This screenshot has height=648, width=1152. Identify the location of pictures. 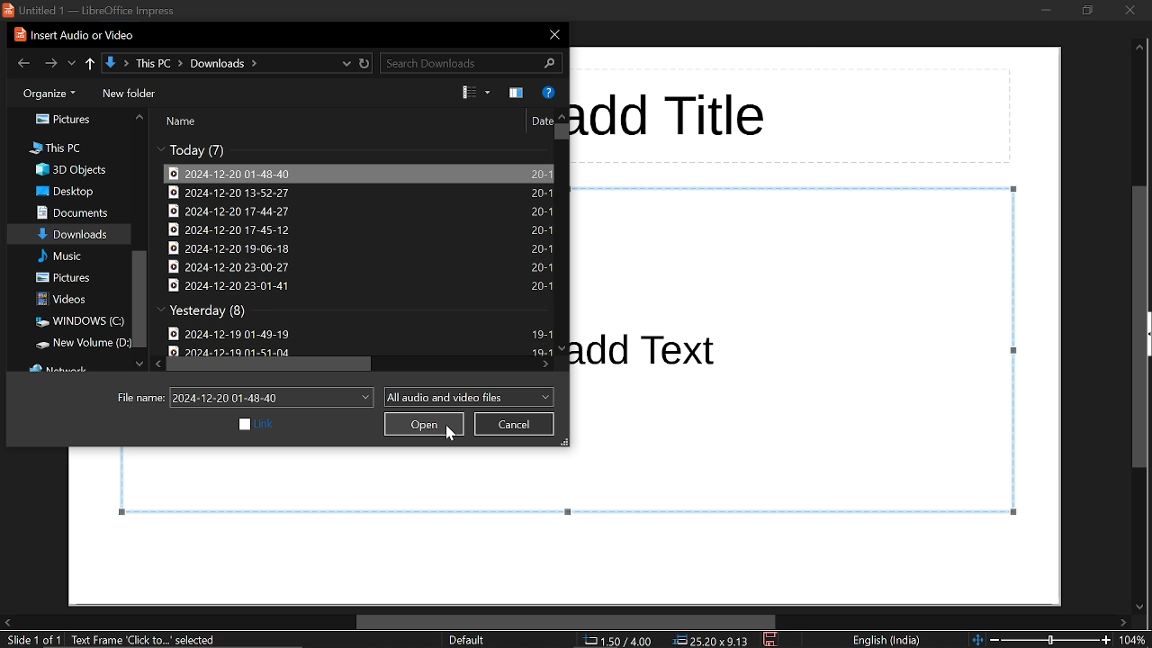
(75, 278).